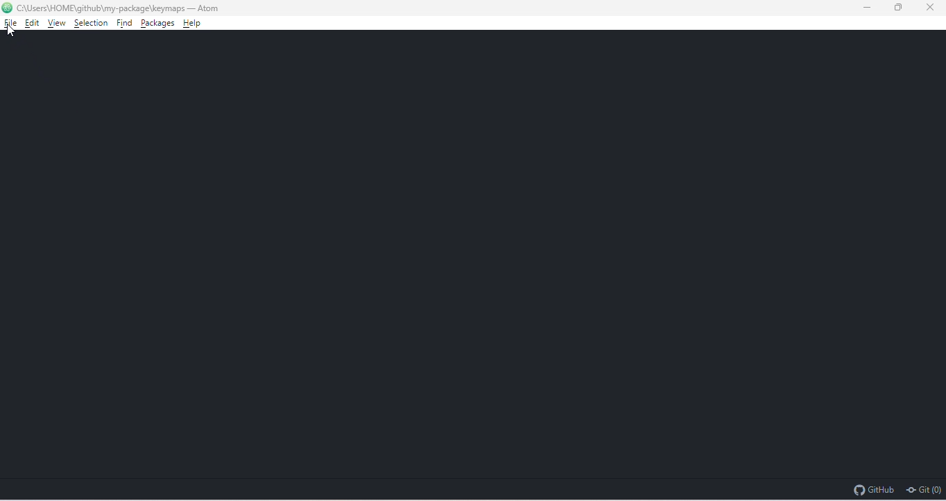  I want to click on view, so click(58, 22).